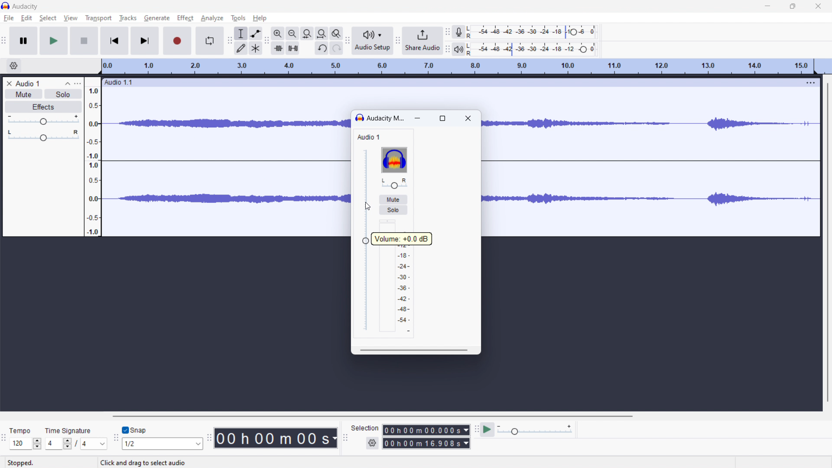 The image size is (832, 468). I want to click on skip to start, so click(115, 41).